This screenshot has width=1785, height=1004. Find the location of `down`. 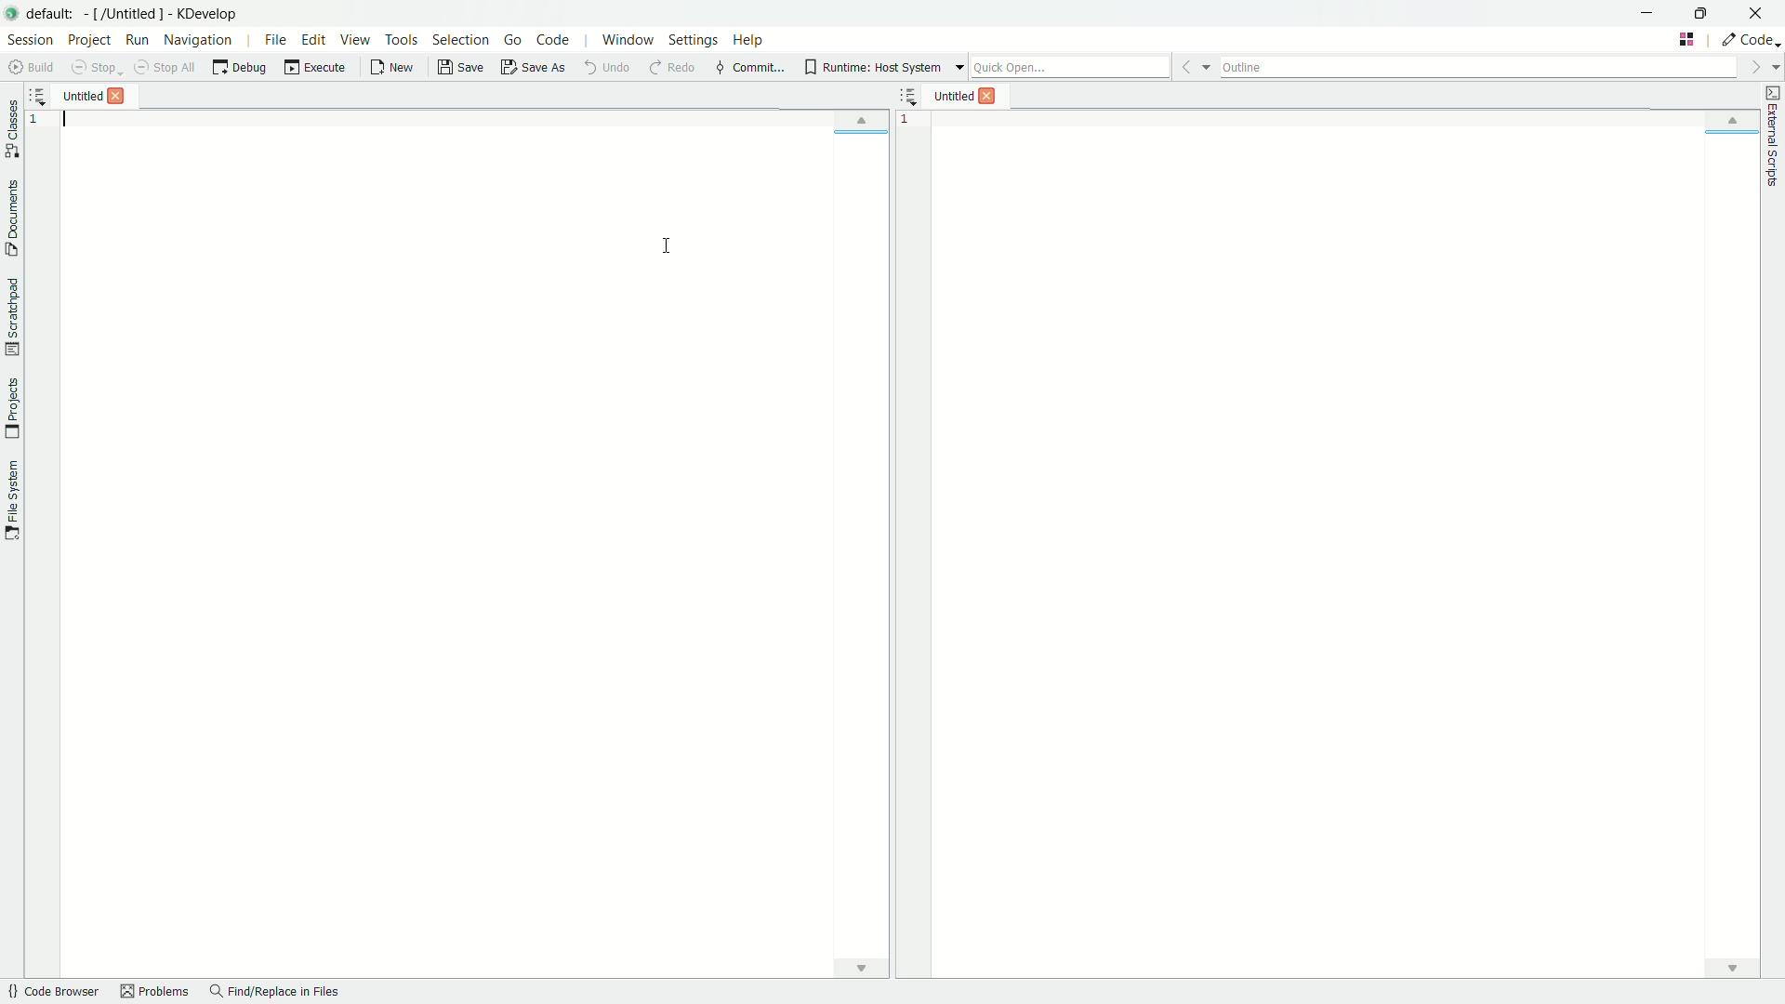

down is located at coordinates (865, 969).